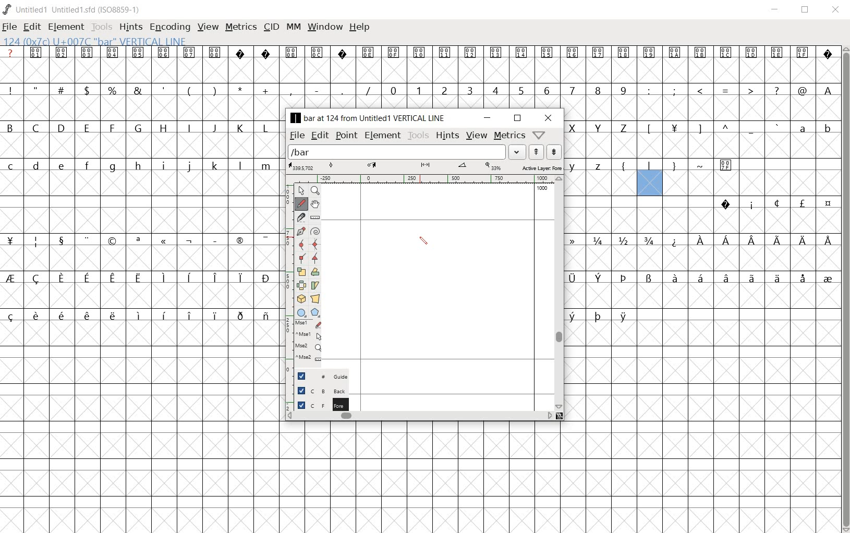 The width and height of the screenshot is (850, 533). What do you see at coordinates (370, 118) in the screenshot?
I see `BAR AT 124 FROM UNTITLED1 VERTICAL LINE` at bounding box center [370, 118].